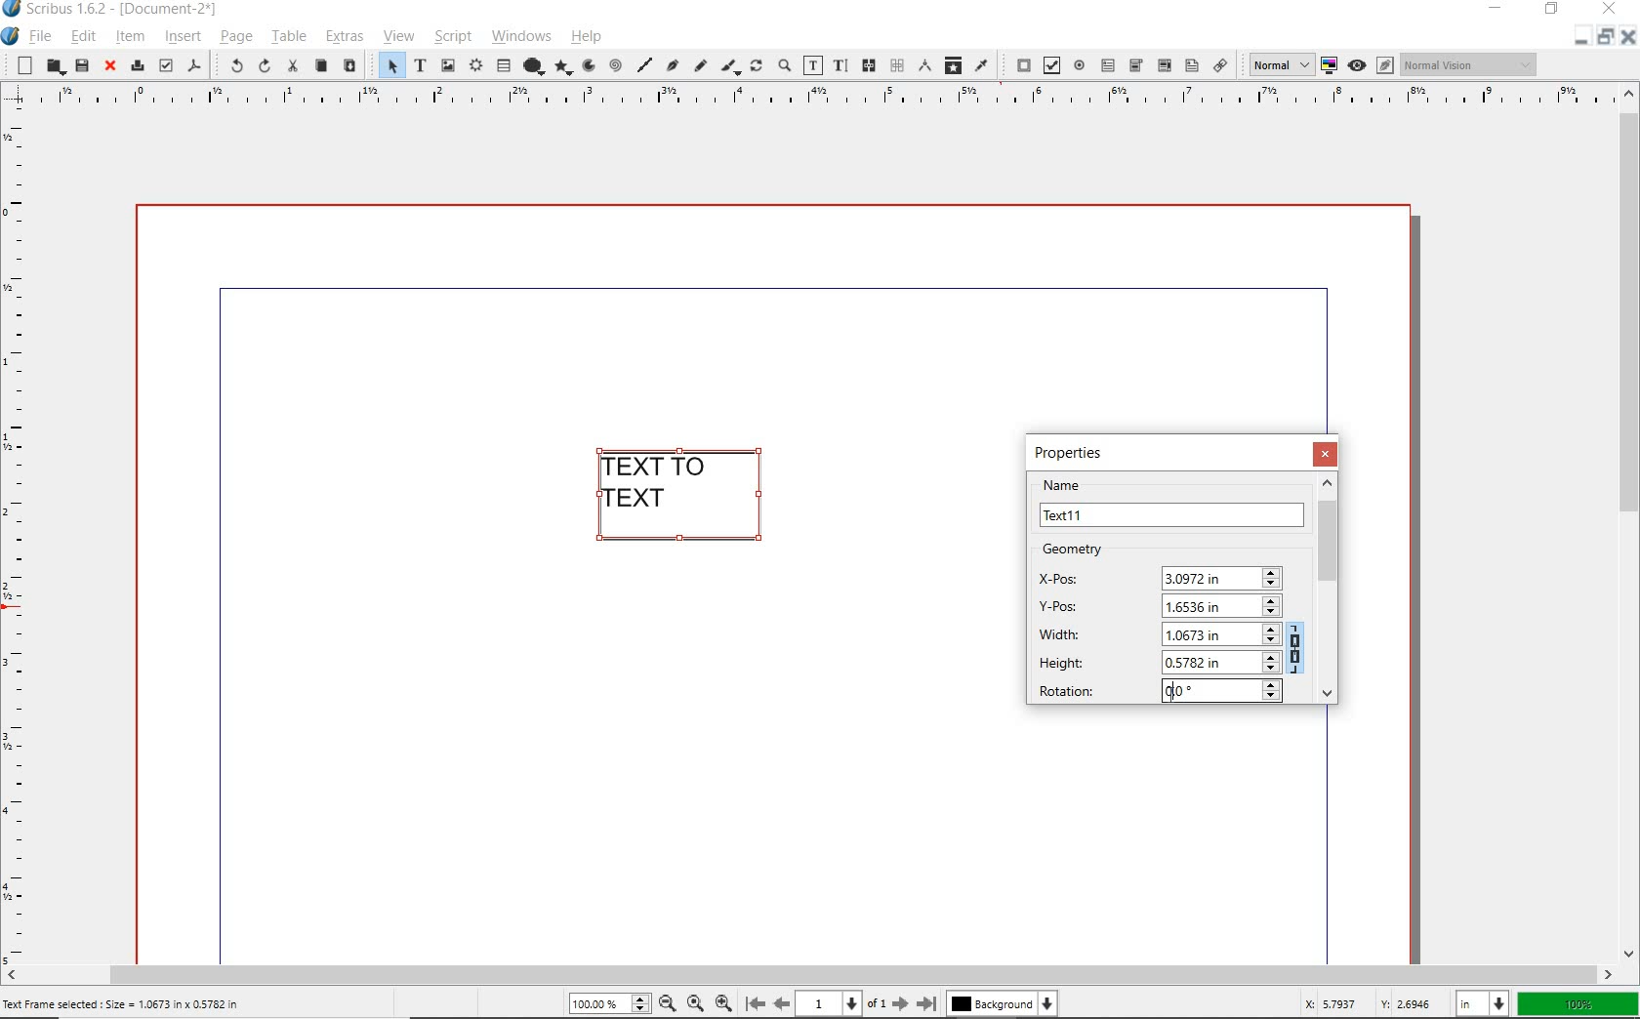 This screenshot has height=1019, width=1640. I want to click on background, so click(1006, 1006).